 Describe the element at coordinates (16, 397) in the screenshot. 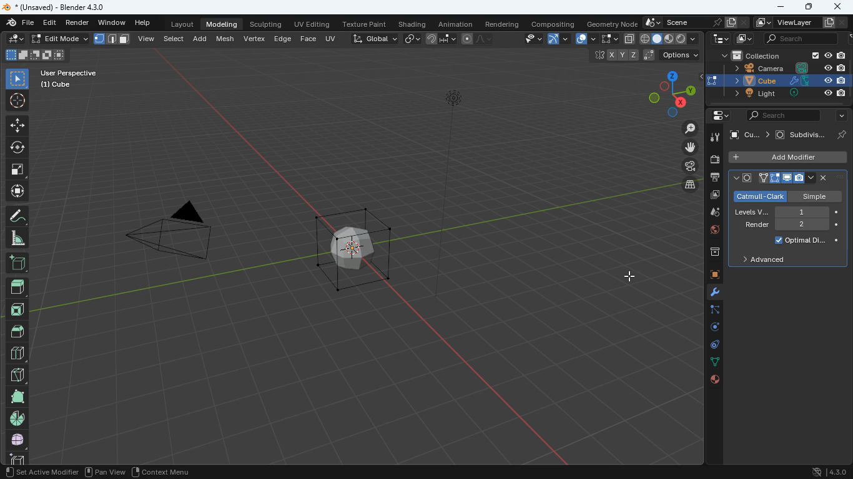

I see `full` at that location.